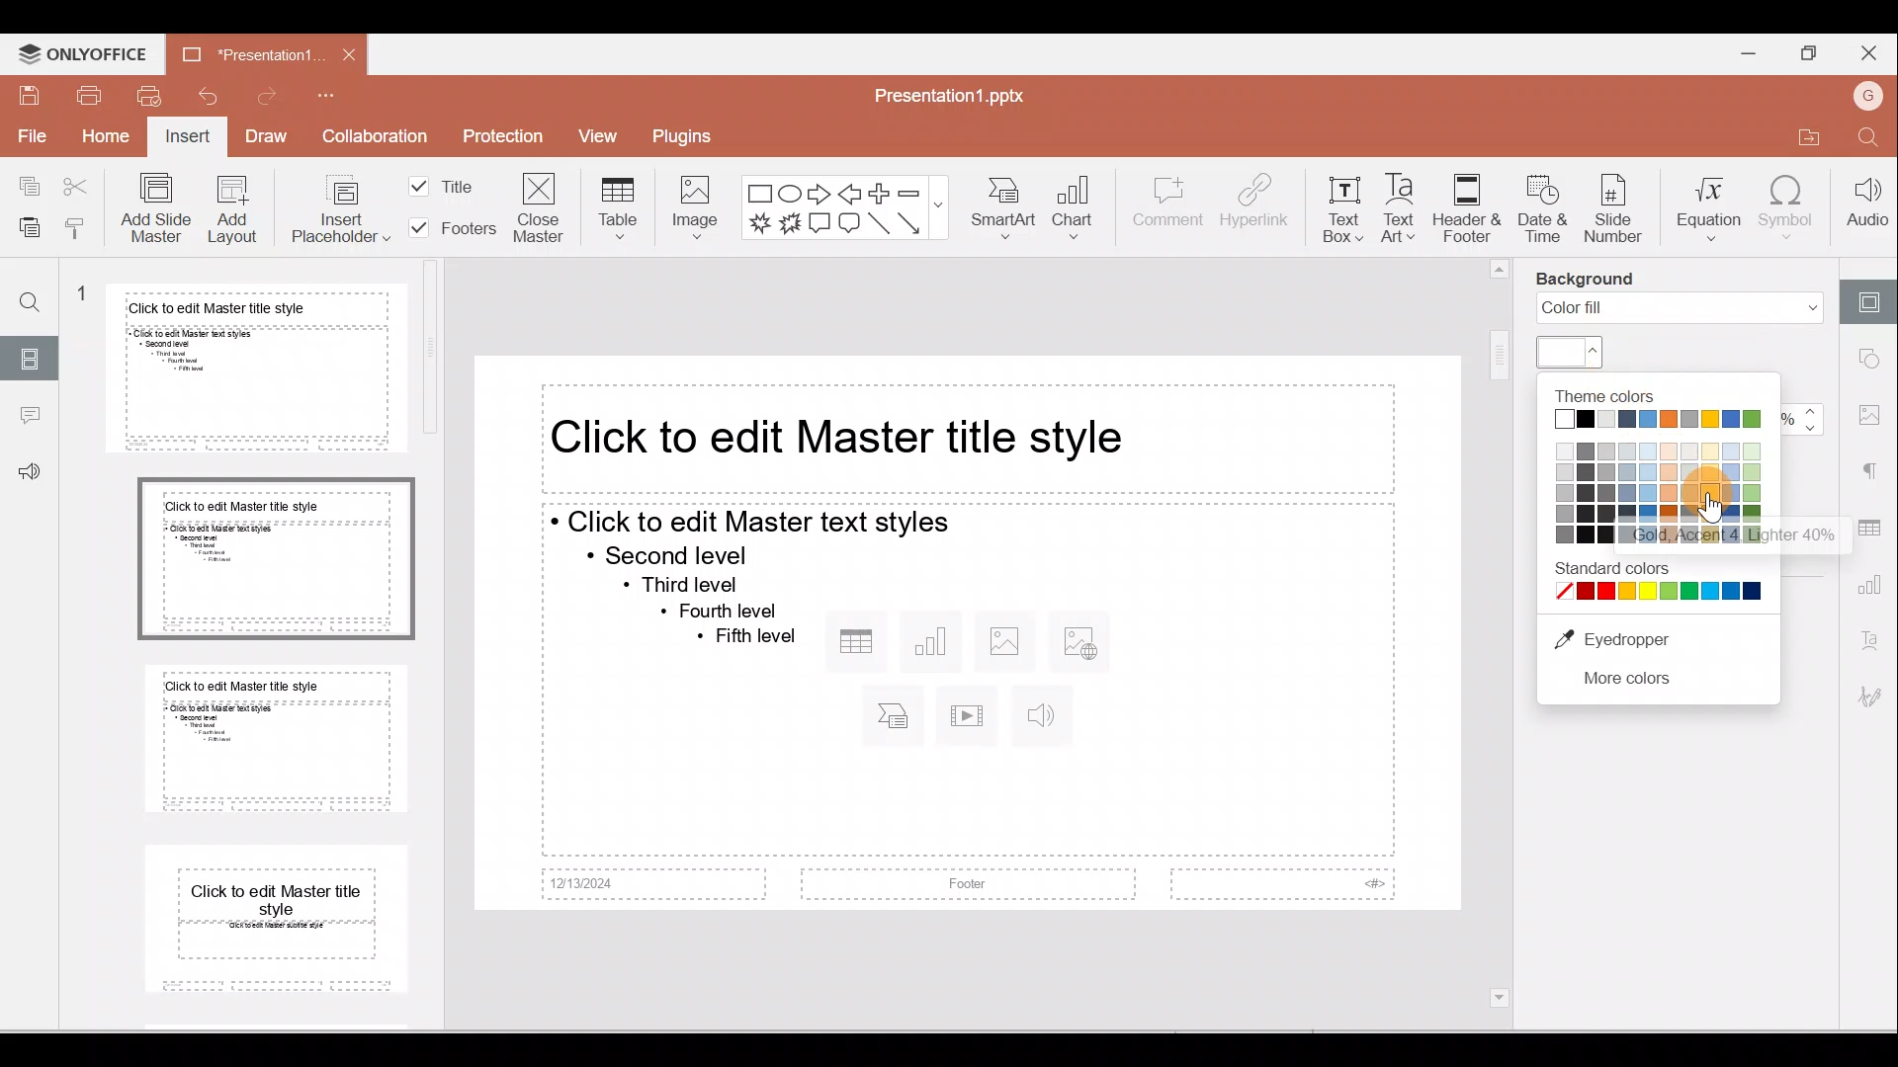 This screenshot has height=1067, width=1898. Describe the element at coordinates (1804, 53) in the screenshot. I see `Maximise` at that location.